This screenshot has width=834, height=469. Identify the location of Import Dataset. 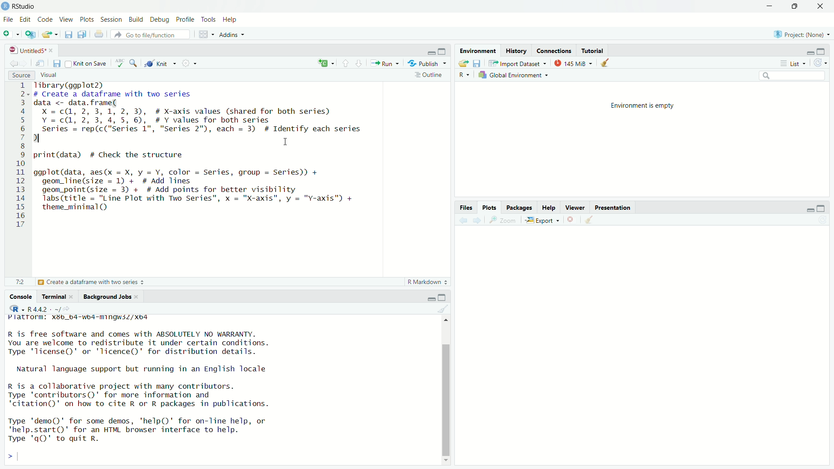
(519, 64).